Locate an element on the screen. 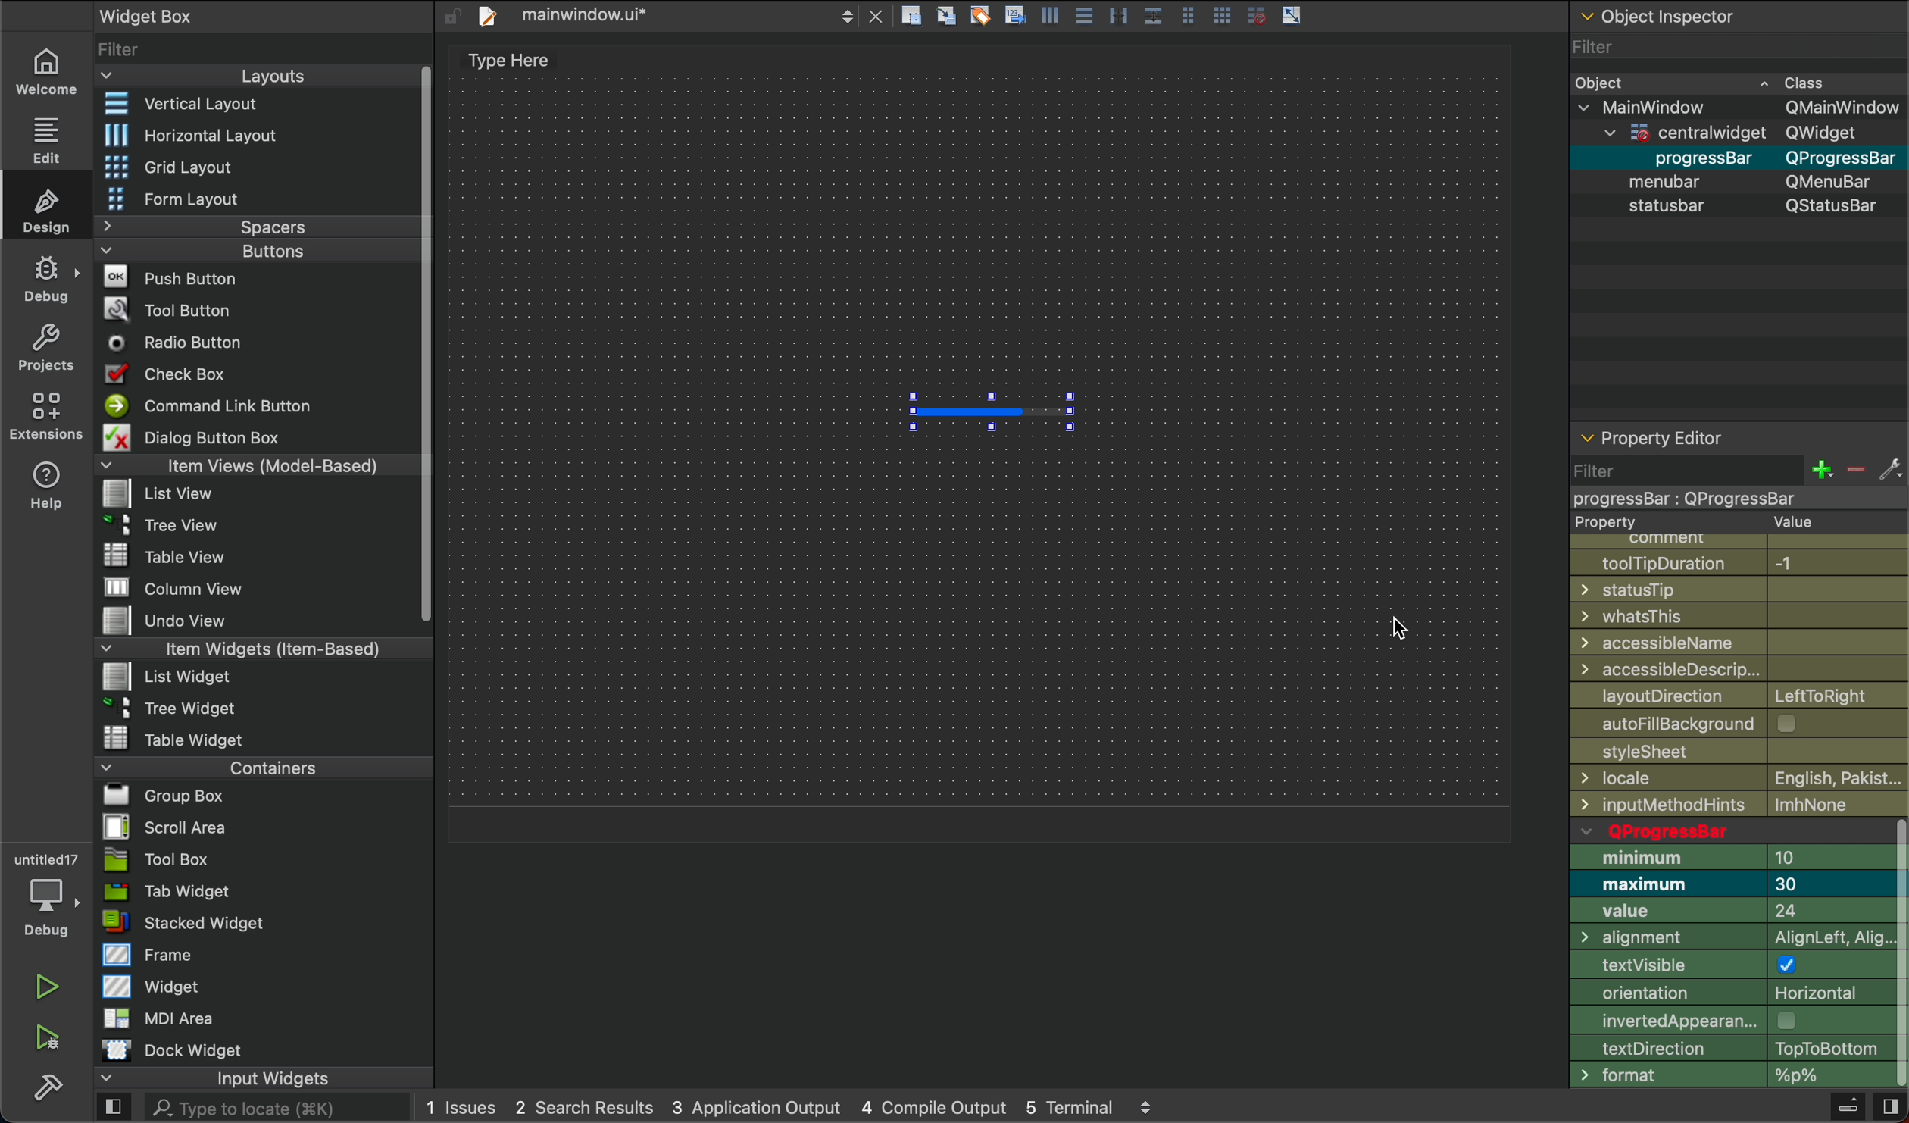 Image resolution: width=1909 pixels, height=1123 pixels. Spacer is located at coordinates (236, 227).